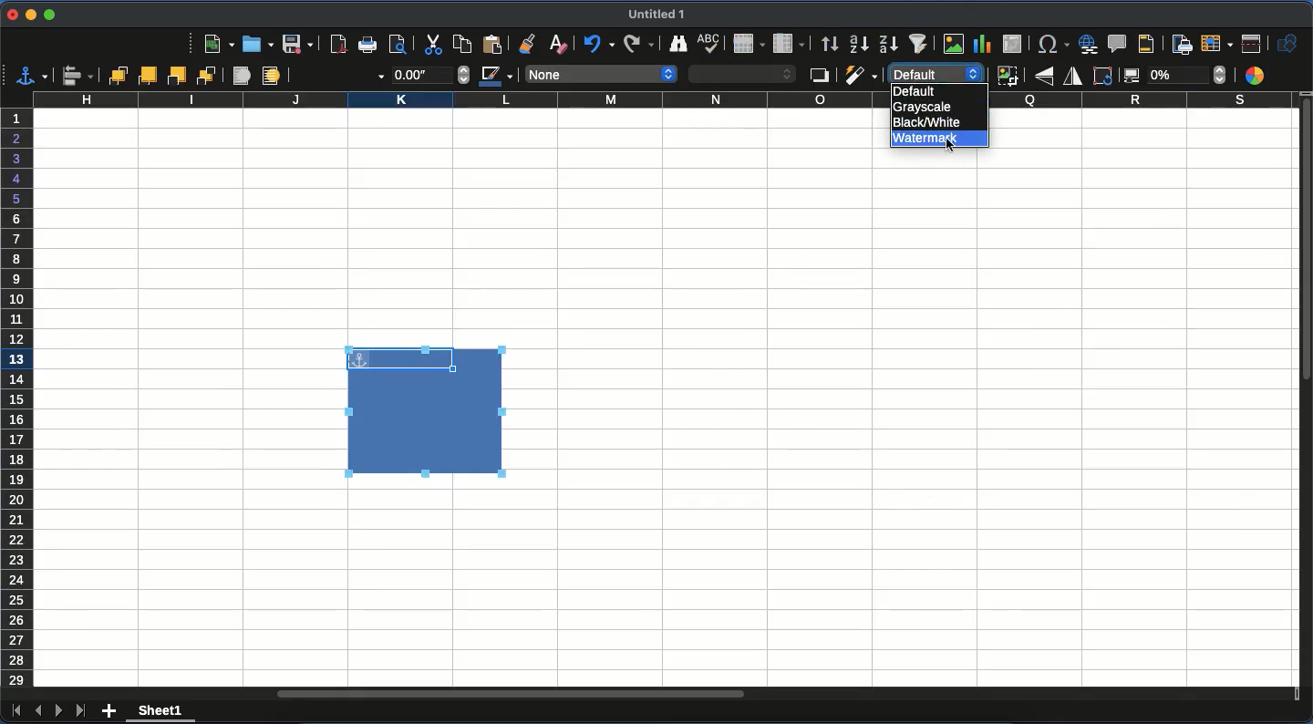 The height and width of the screenshot is (724, 1313). Describe the element at coordinates (916, 90) in the screenshot. I see `default` at that location.